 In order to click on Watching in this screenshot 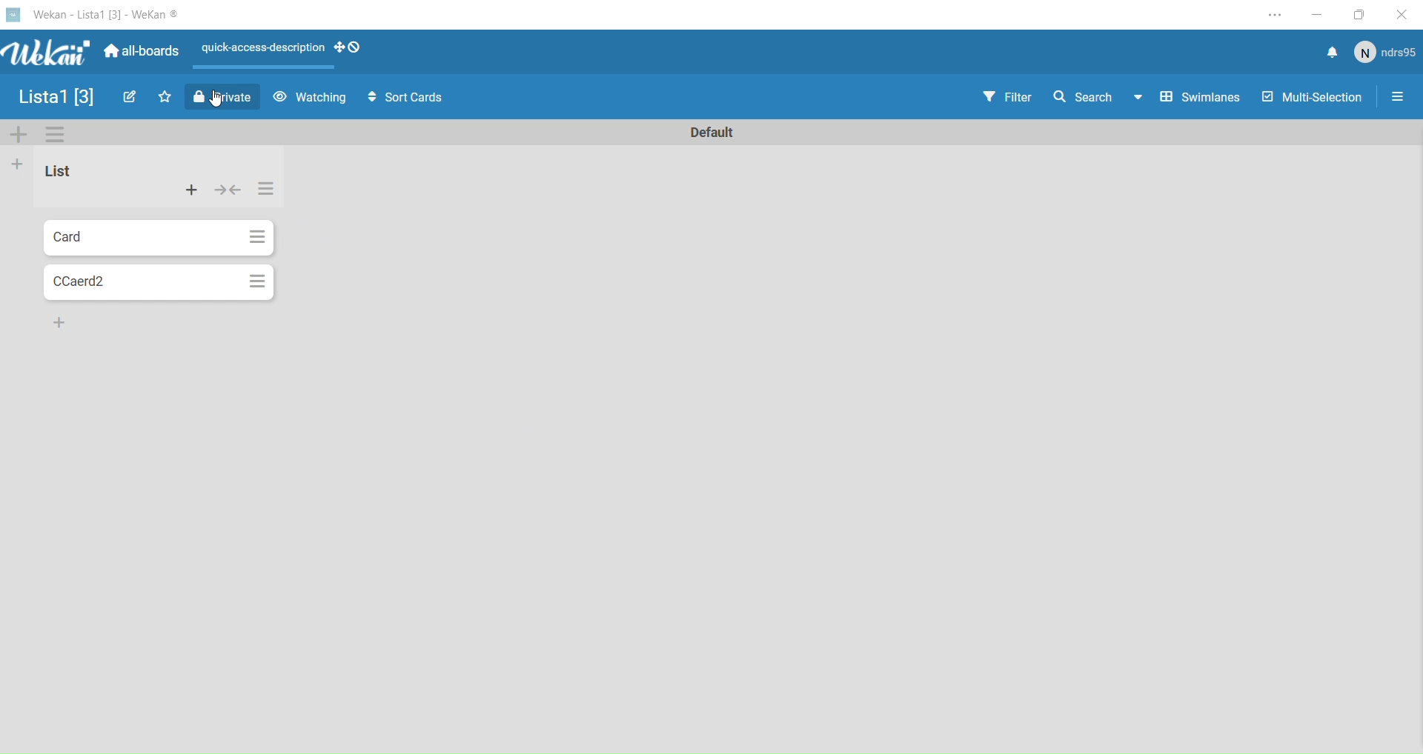, I will do `click(309, 99)`.